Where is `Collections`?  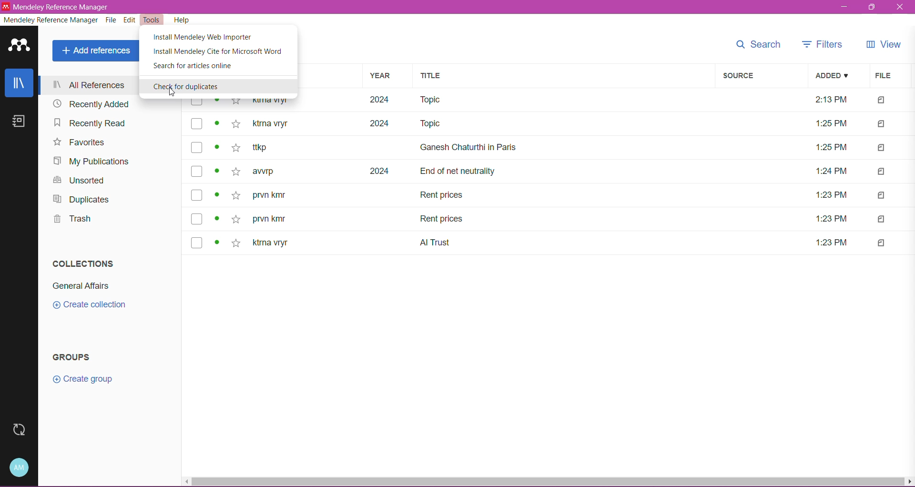
Collections is located at coordinates (81, 262).